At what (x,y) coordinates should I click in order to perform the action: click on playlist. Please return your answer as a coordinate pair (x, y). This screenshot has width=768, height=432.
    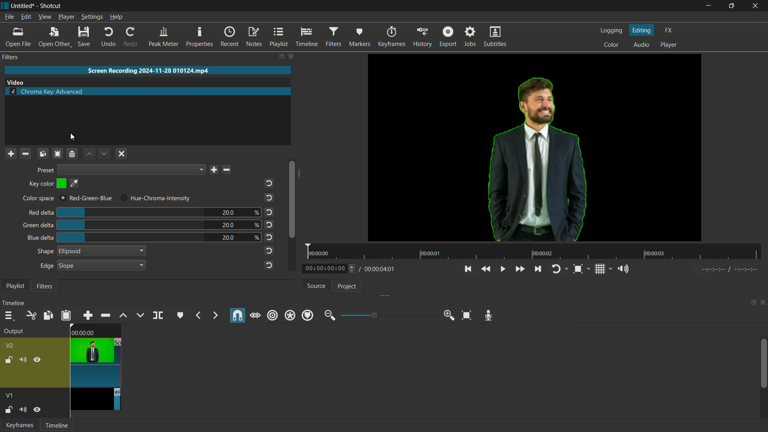
    Looking at the image, I should click on (15, 286).